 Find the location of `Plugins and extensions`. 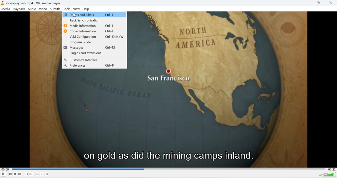

Plugins and extensions is located at coordinates (86, 53).